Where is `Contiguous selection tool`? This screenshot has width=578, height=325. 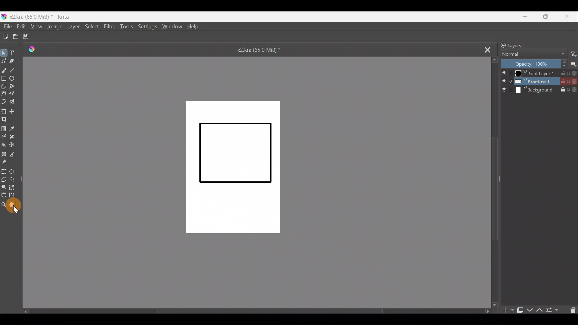
Contiguous selection tool is located at coordinates (4, 187).